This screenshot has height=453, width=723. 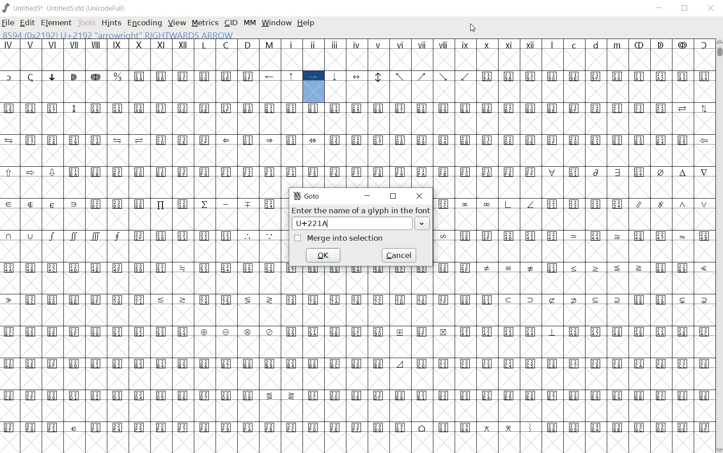 I want to click on CURSOR, so click(x=472, y=29).